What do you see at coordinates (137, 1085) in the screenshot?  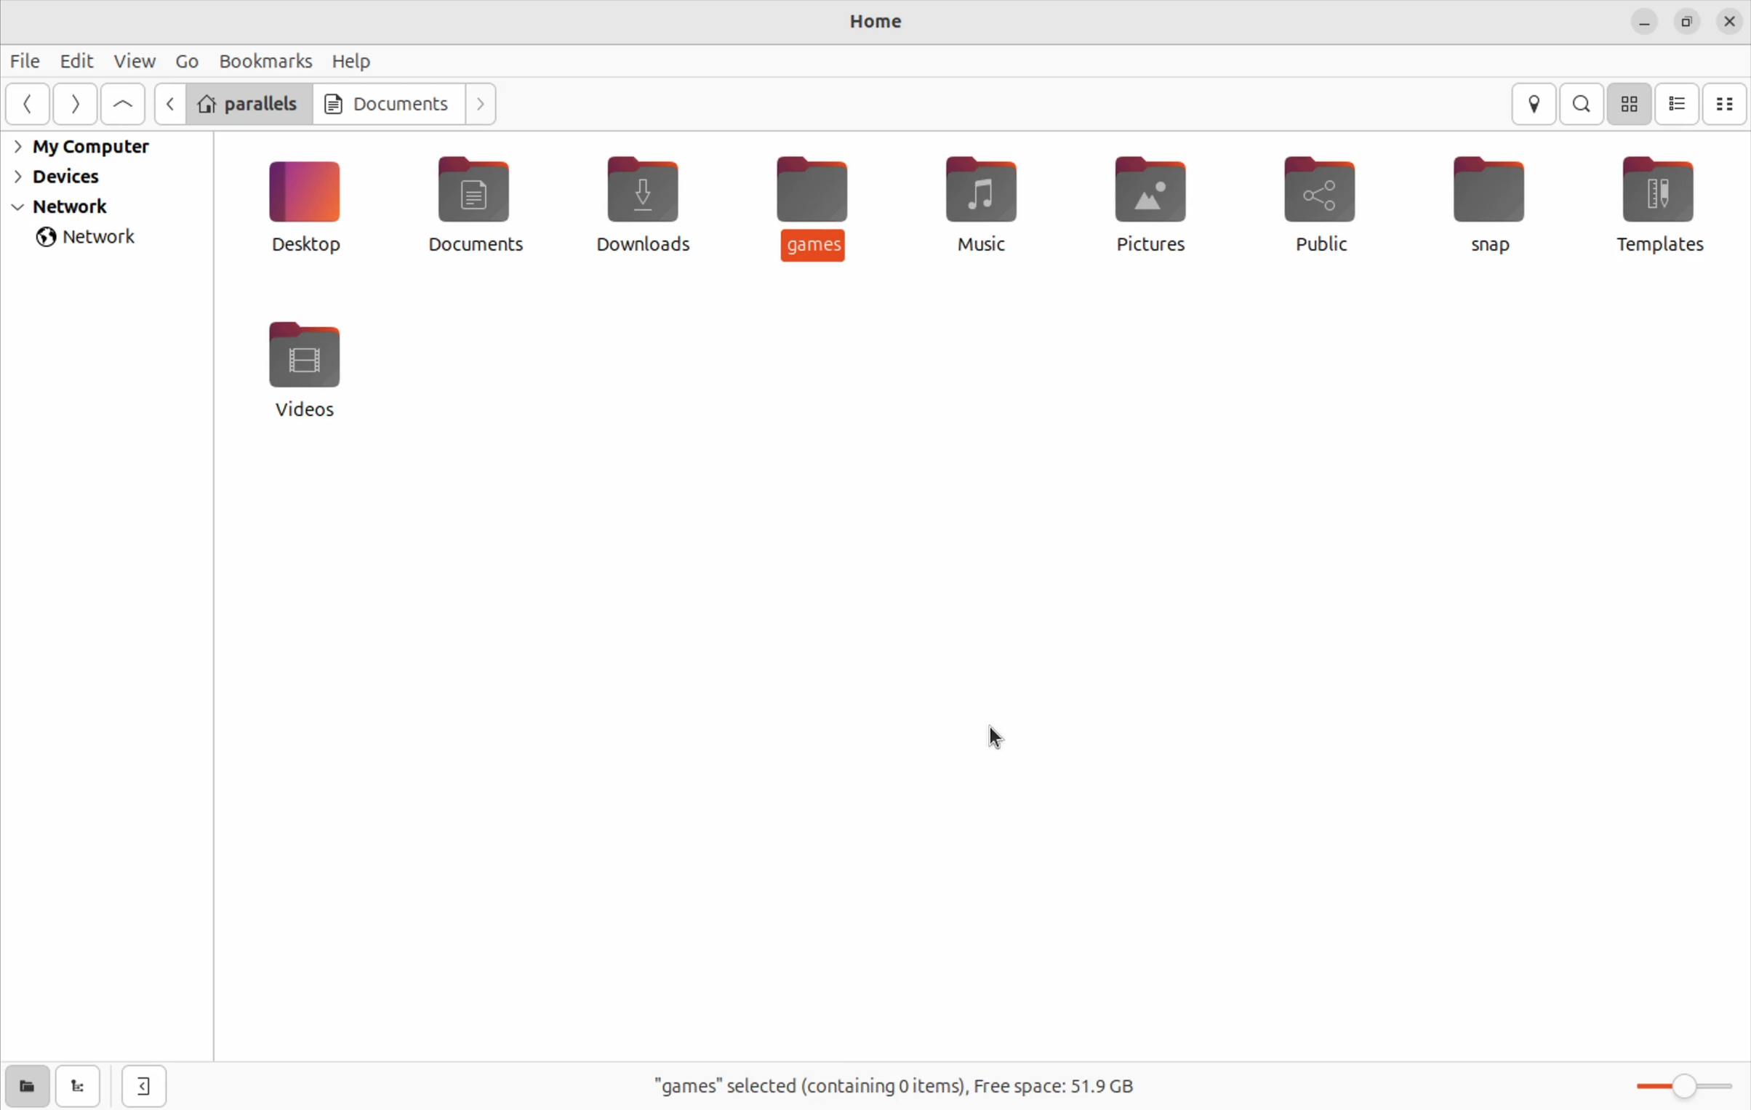 I see `Hideside bar` at bounding box center [137, 1085].